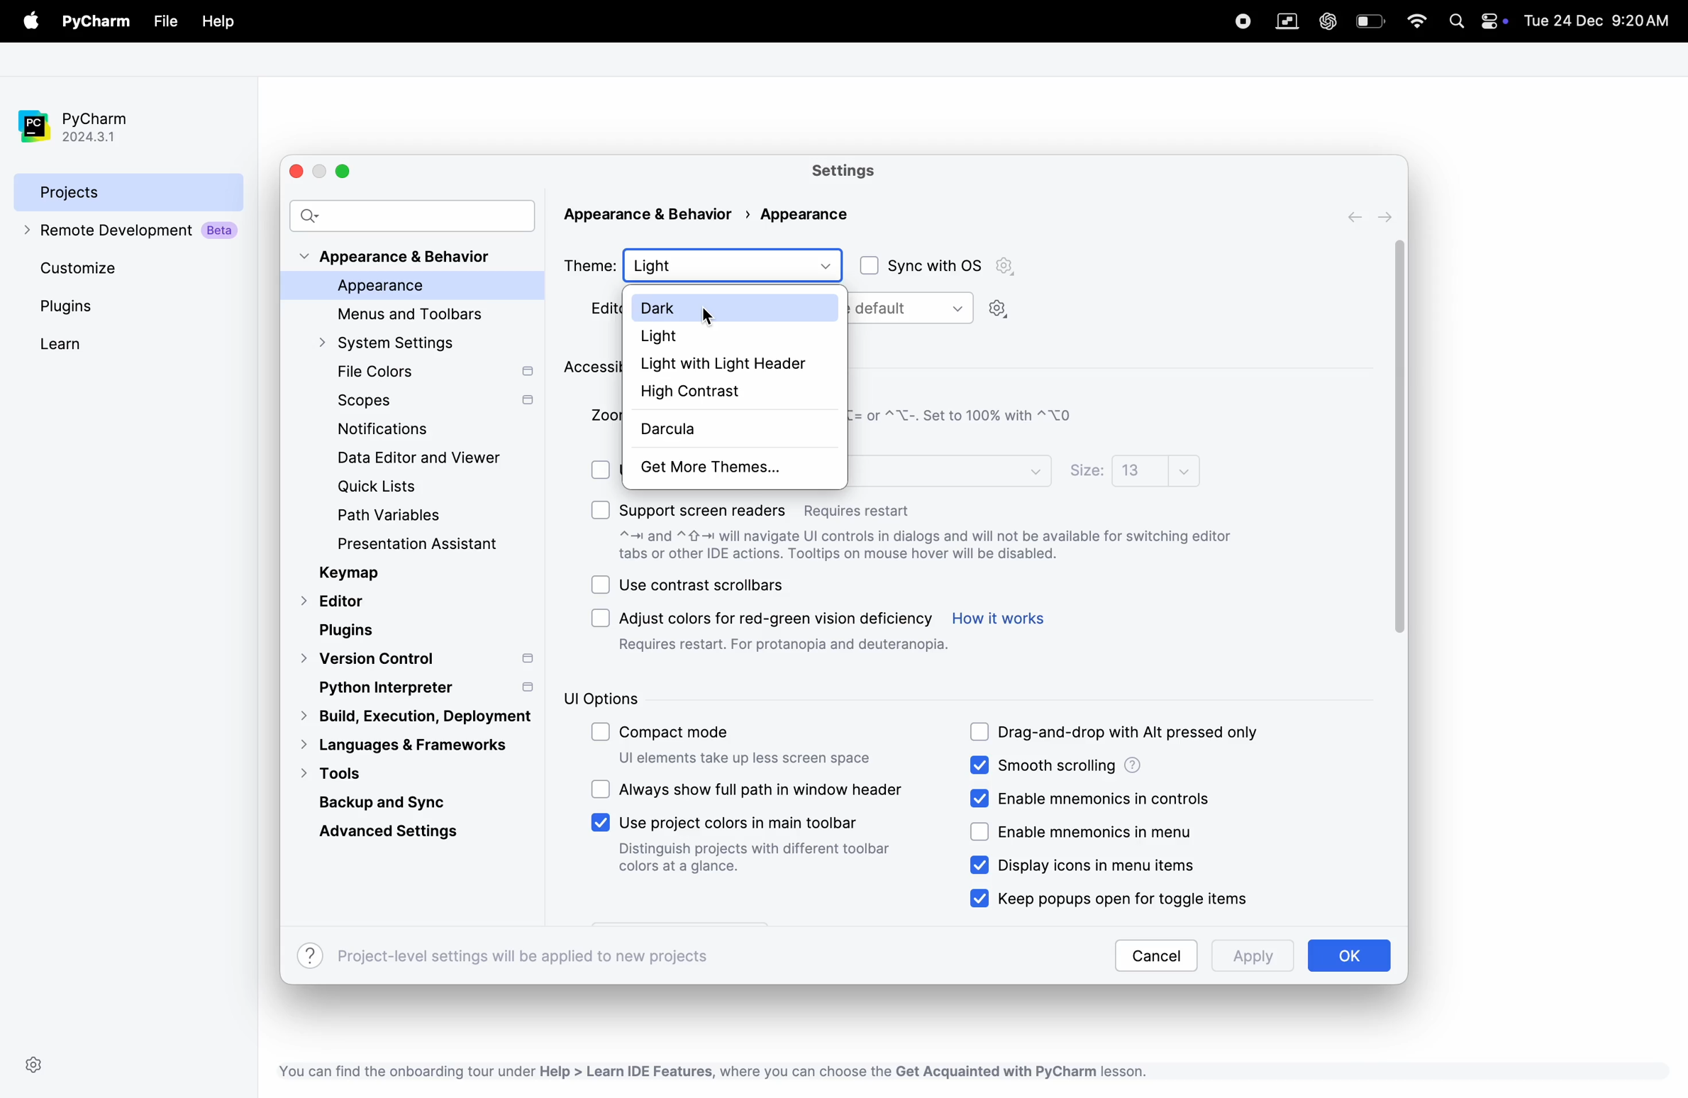  What do you see at coordinates (590, 368) in the screenshot?
I see `accesibility` at bounding box center [590, 368].